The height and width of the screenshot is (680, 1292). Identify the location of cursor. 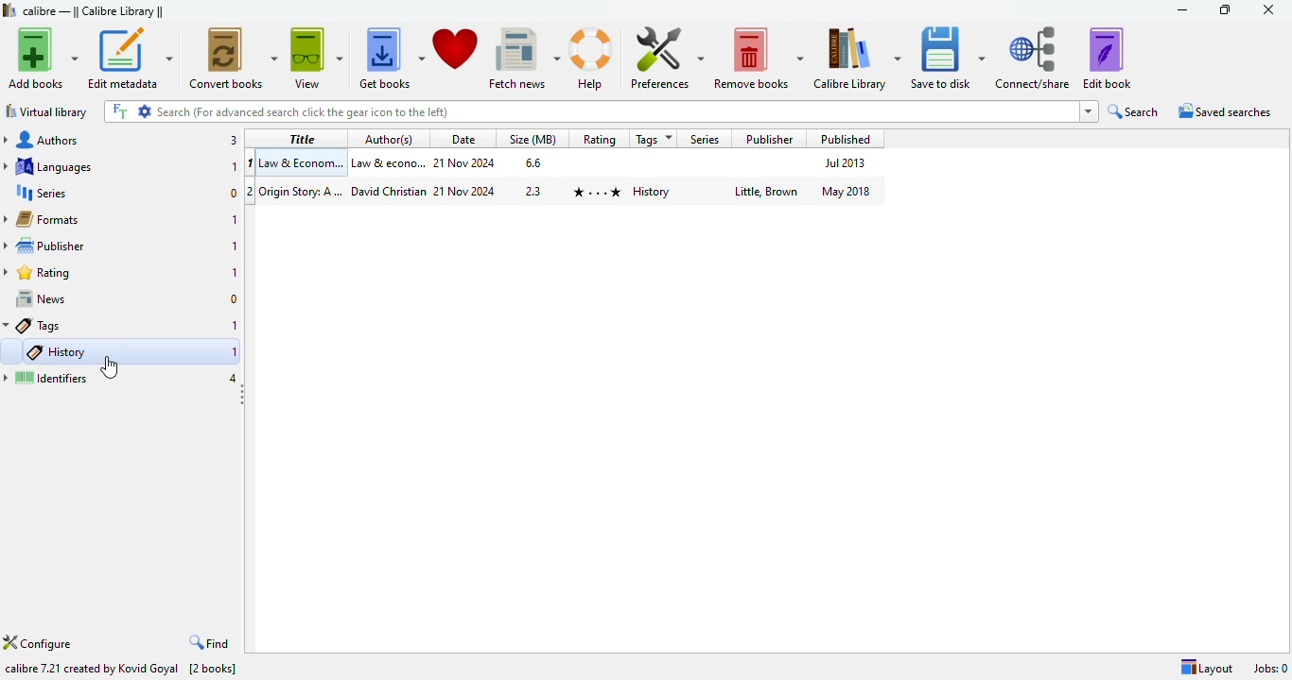
(110, 366).